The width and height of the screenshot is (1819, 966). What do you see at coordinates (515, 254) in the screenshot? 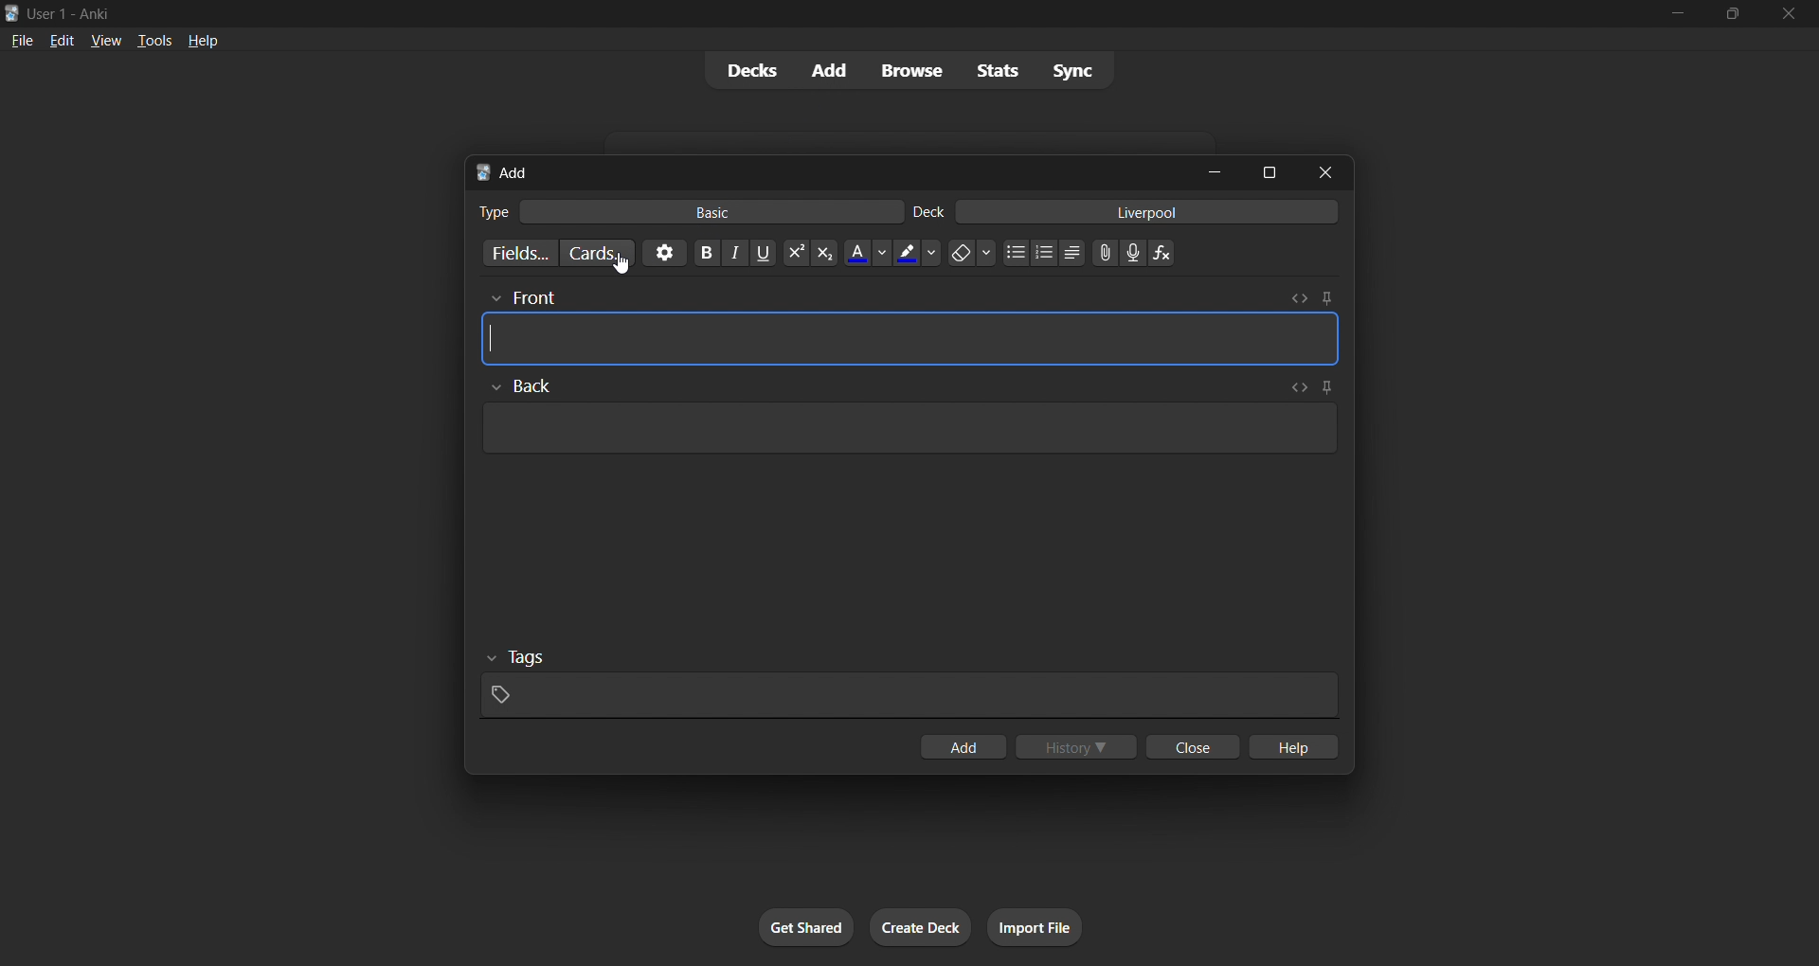
I see `customize fields` at bounding box center [515, 254].